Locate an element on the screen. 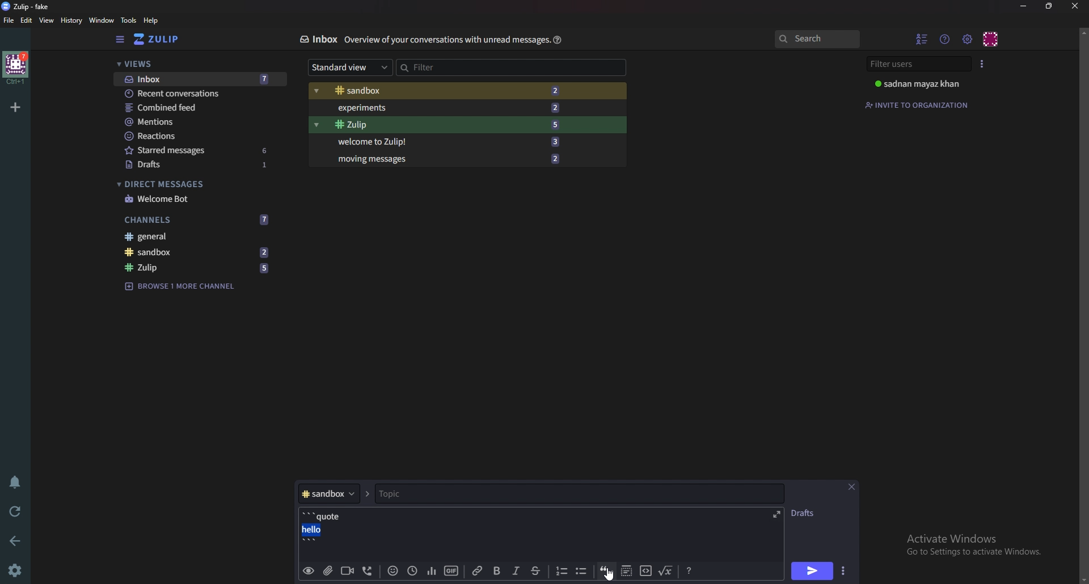 The image size is (1089, 584). 2 is located at coordinates (267, 252).